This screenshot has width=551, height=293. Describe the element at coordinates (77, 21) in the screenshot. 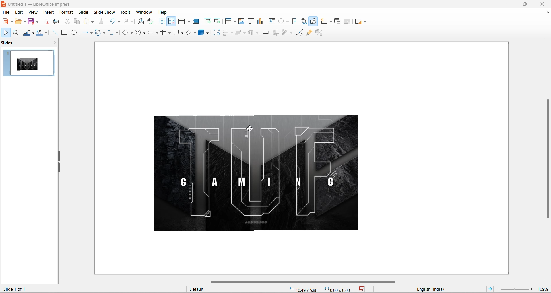

I see `copy` at that location.